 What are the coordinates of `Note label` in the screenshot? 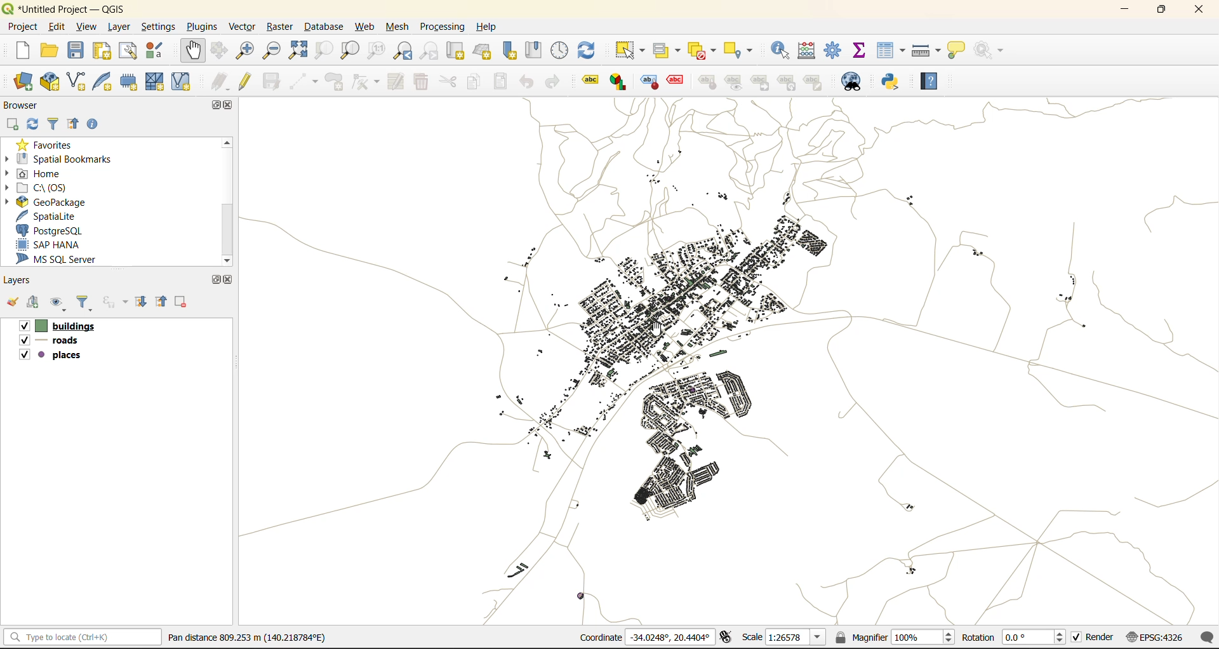 It's located at (816, 81).